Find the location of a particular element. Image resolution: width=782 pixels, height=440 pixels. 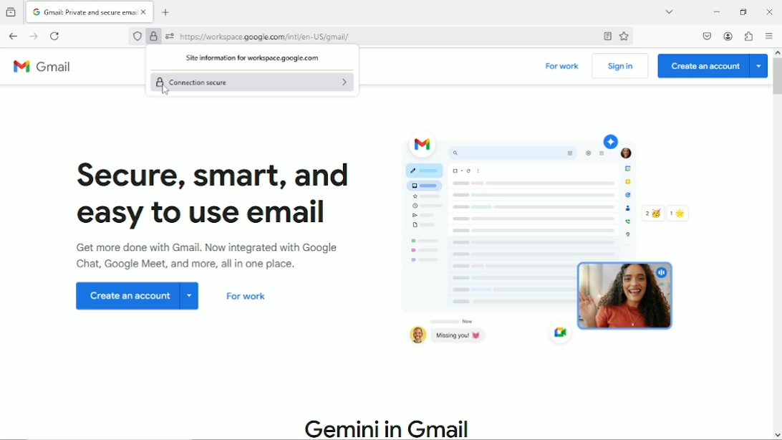

Create an account is located at coordinates (137, 295).